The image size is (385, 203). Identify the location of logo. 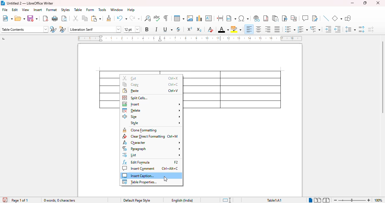
(3, 3).